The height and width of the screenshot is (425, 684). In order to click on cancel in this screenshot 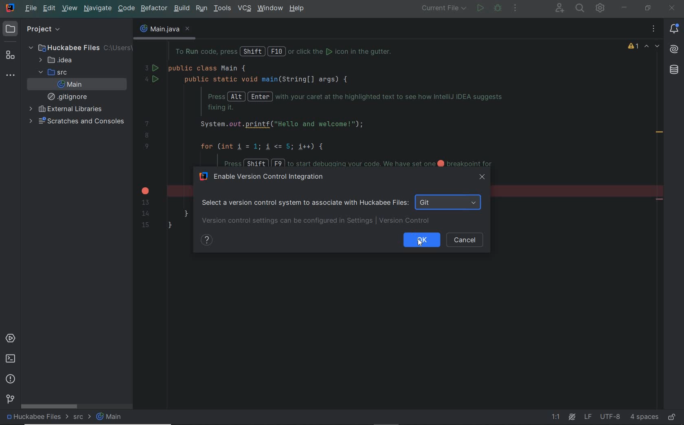, I will do `click(465, 240)`.